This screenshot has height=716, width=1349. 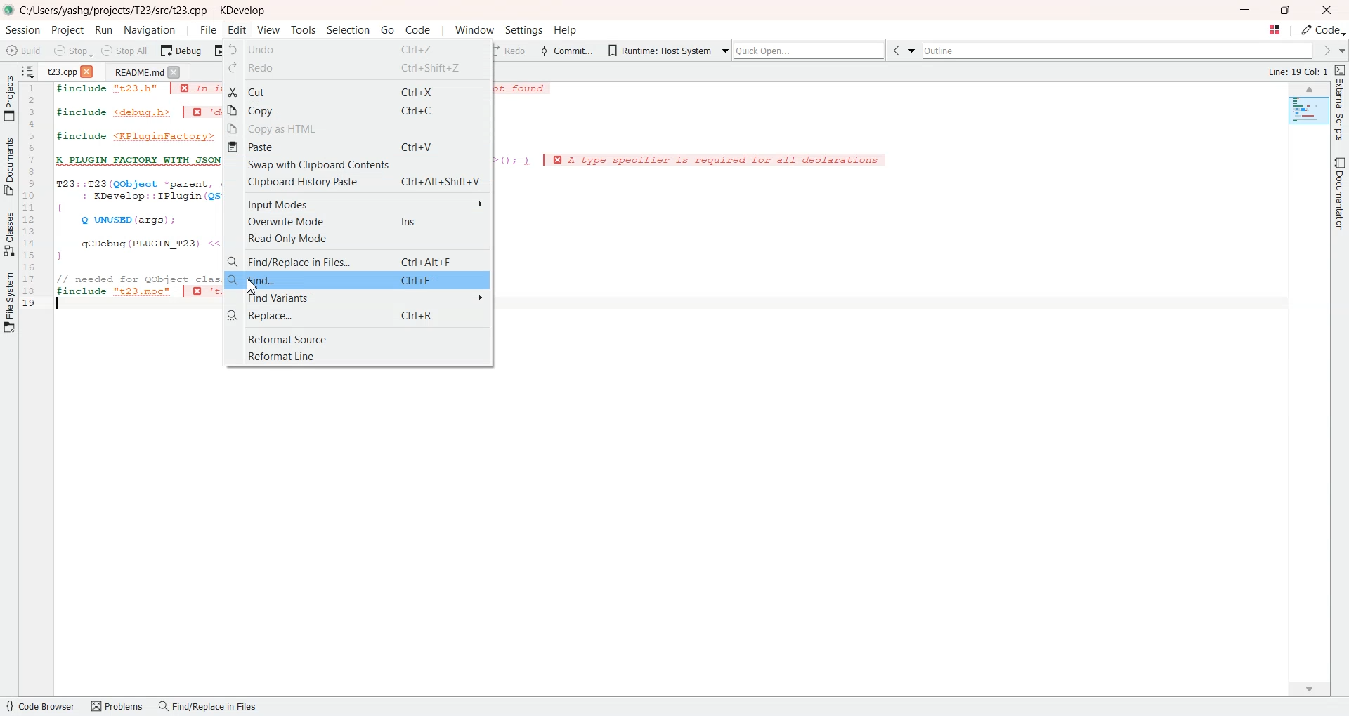 What do you see at coordinates (126, 51) in the screenshot?
I see `Stop All` at bounding box center [126, 51].